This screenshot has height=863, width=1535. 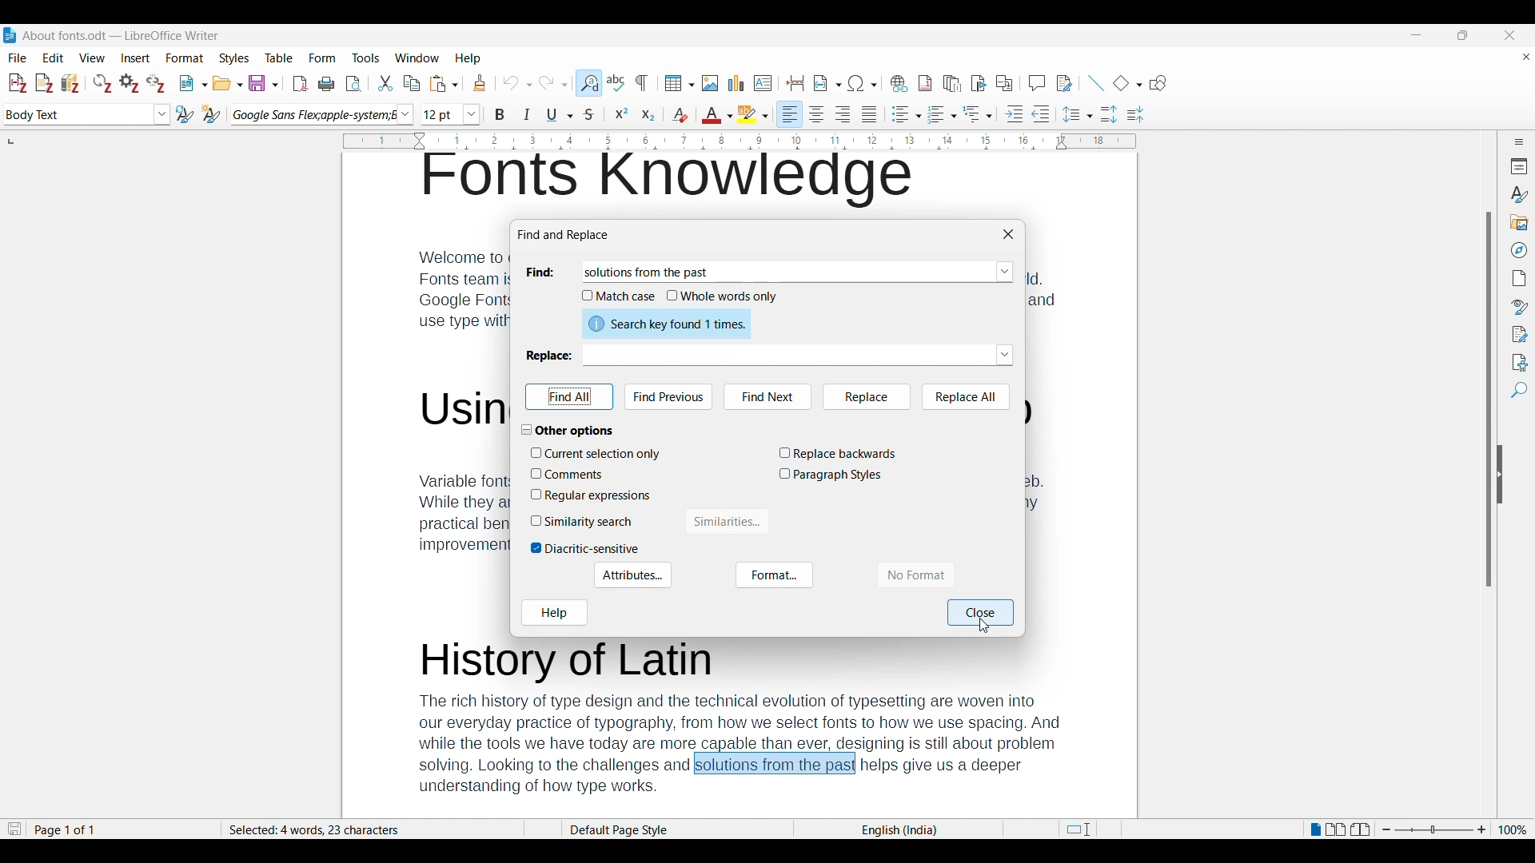 I want to click on Underline options, so click(x=560, y=115).